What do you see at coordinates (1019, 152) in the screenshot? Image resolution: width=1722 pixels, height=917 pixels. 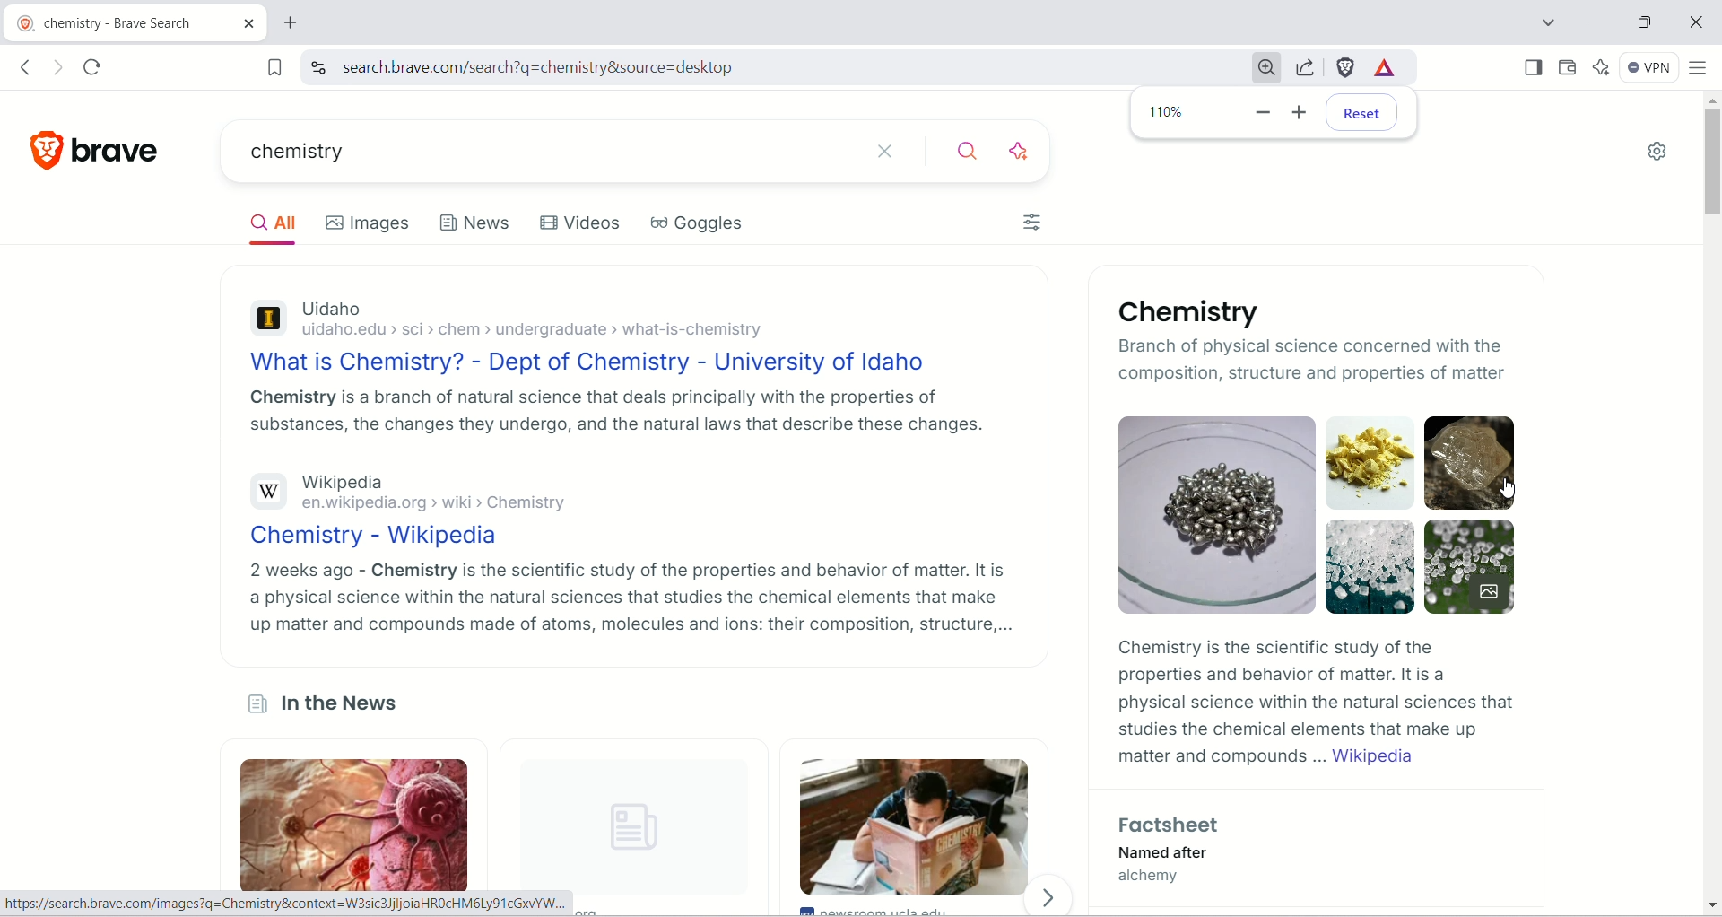 I see `answer with AI` at bounding box center [1019, 152].